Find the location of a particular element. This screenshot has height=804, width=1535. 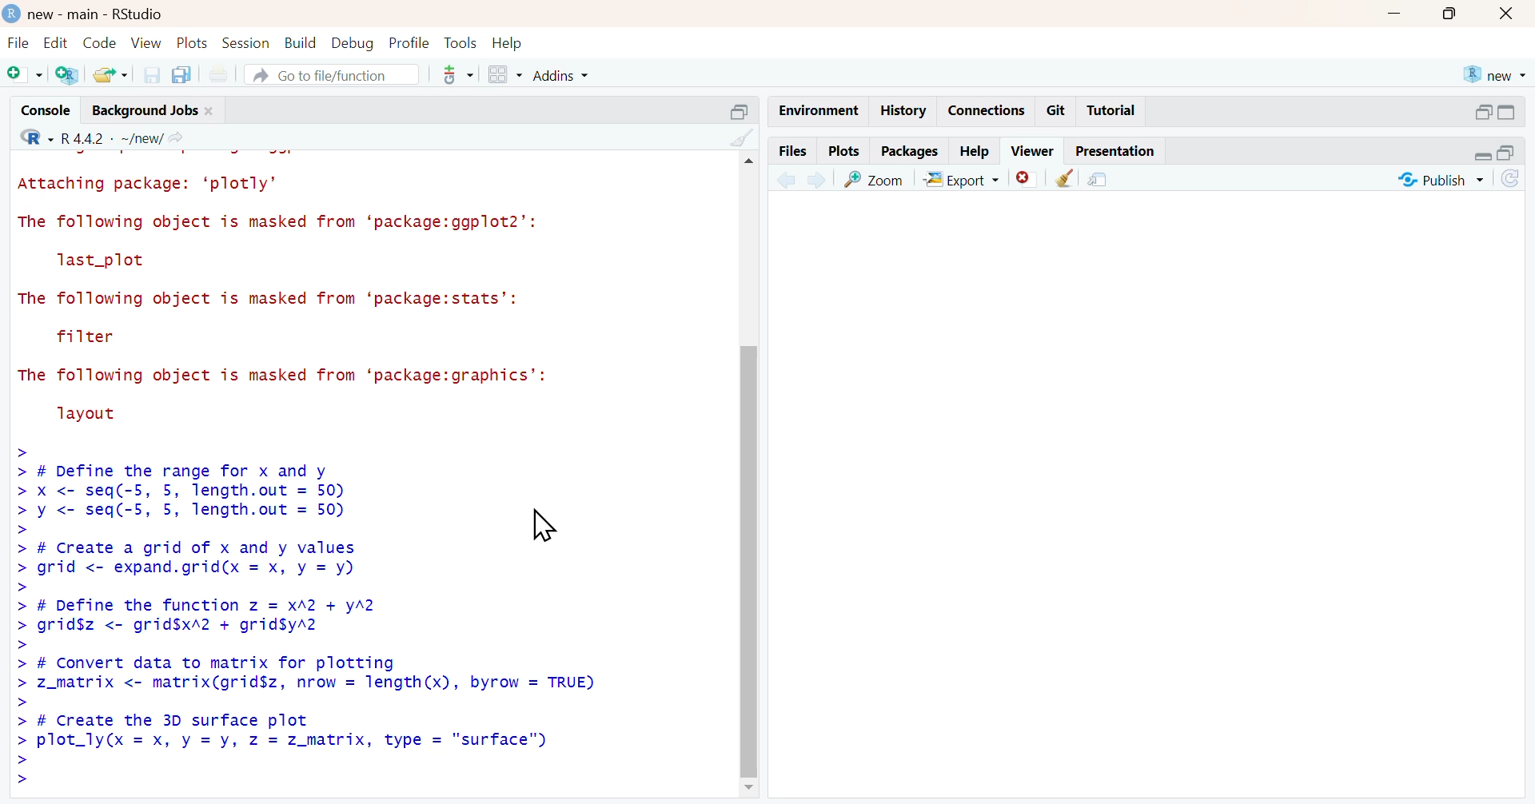

prompt cursor is located at coordinates (16, 448).